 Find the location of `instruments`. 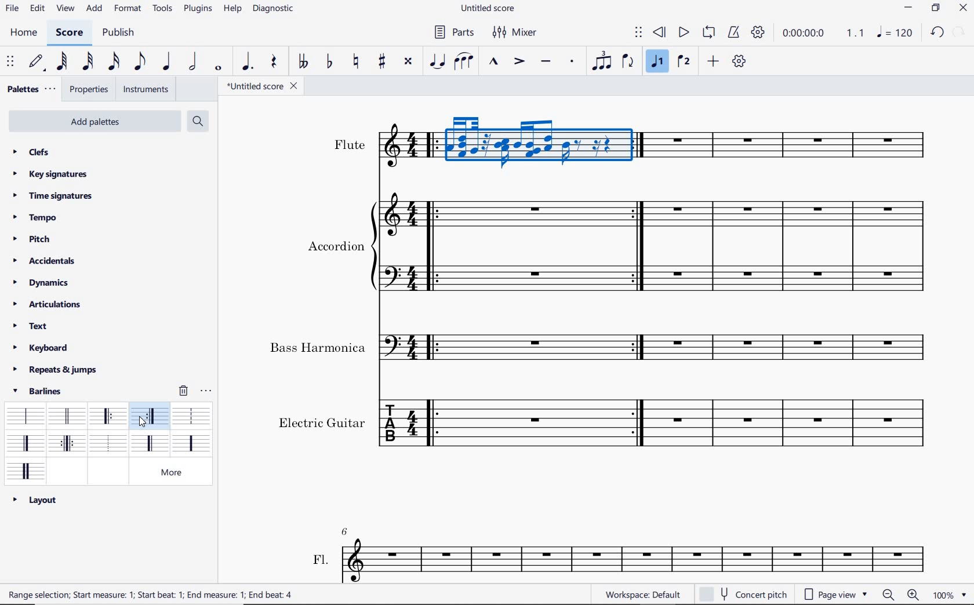

instruments is located at coordinates (146, 89).